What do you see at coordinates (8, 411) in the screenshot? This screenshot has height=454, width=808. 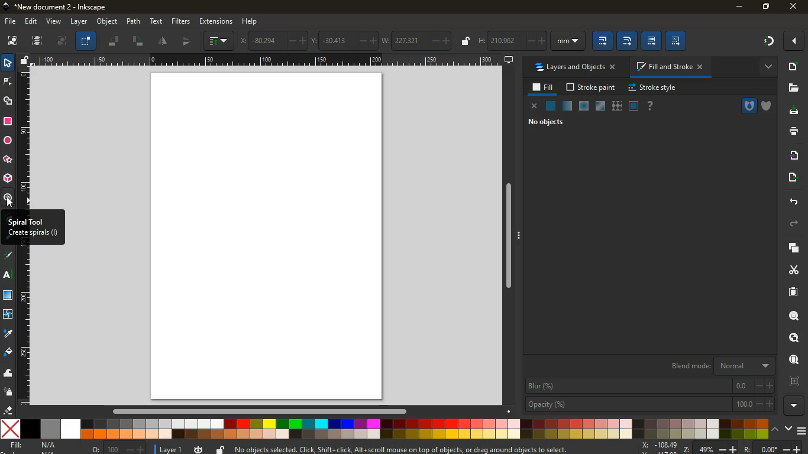 I see `eraser` at bounding box center [8, 411].